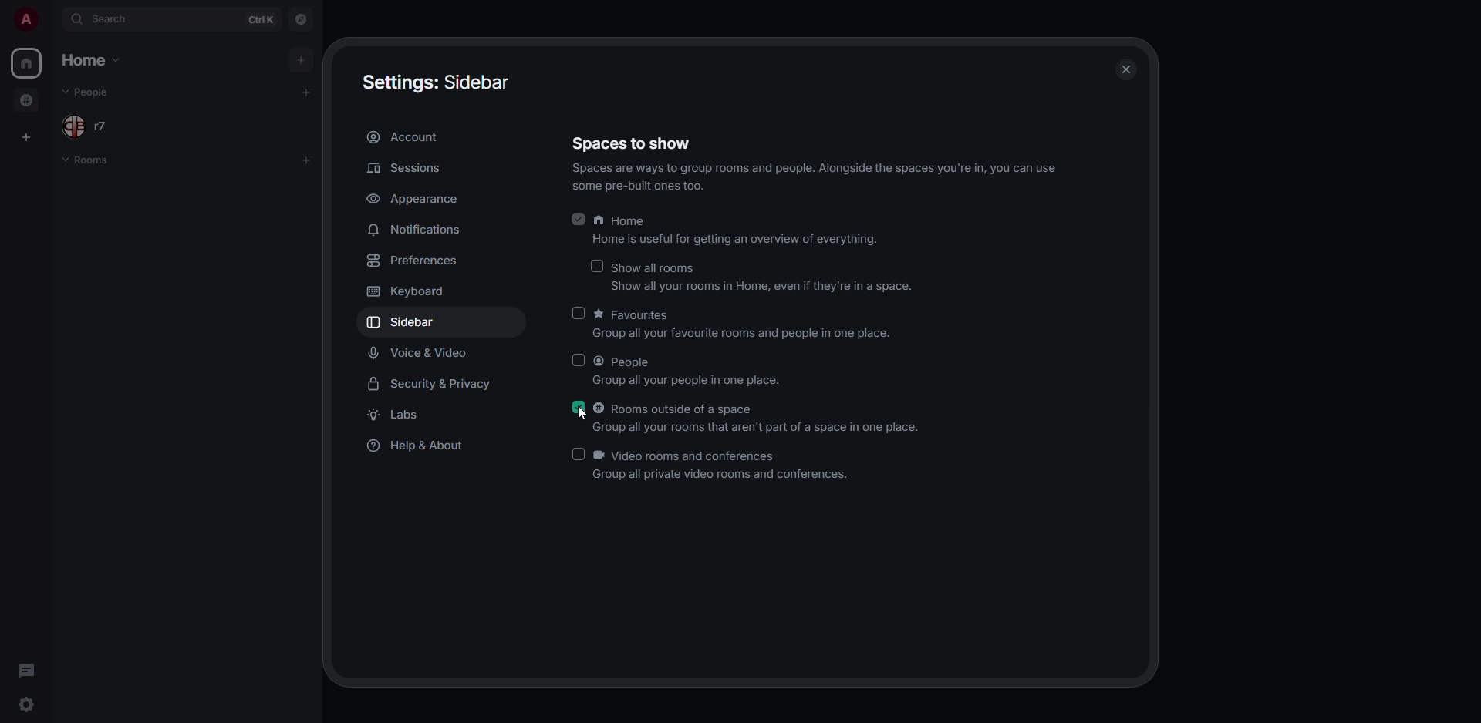 This screenshot has height=723, width=1481. What do you see at coordinates (576, 455) in the screenshot?
I see `click to enable` at bounding box center [576, 455].